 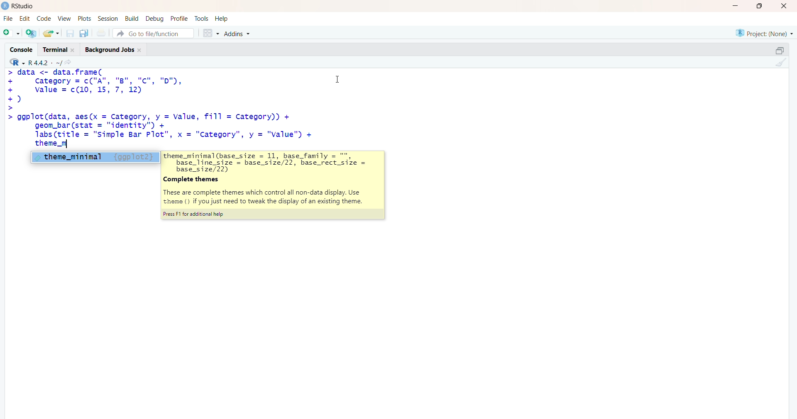 What do you see at coordinates (51, 33) in the screenshot?
I see `open an existing file` at bounding box center [51, 33].